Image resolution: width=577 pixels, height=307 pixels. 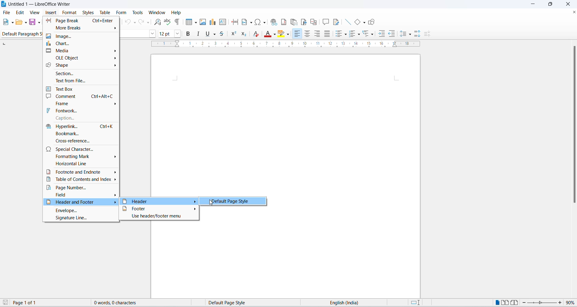 I want to click on tools, so click(x=138, y=12).